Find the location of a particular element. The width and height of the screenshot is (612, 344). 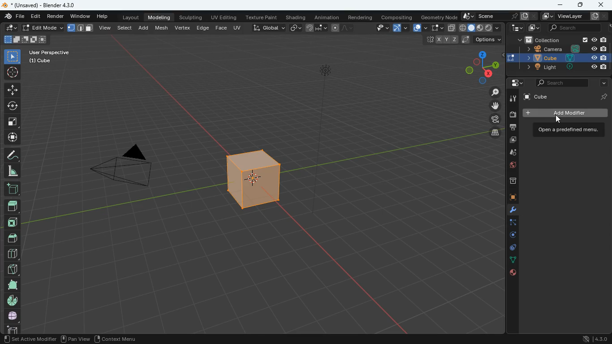

light is located at coordinates (563, 67).